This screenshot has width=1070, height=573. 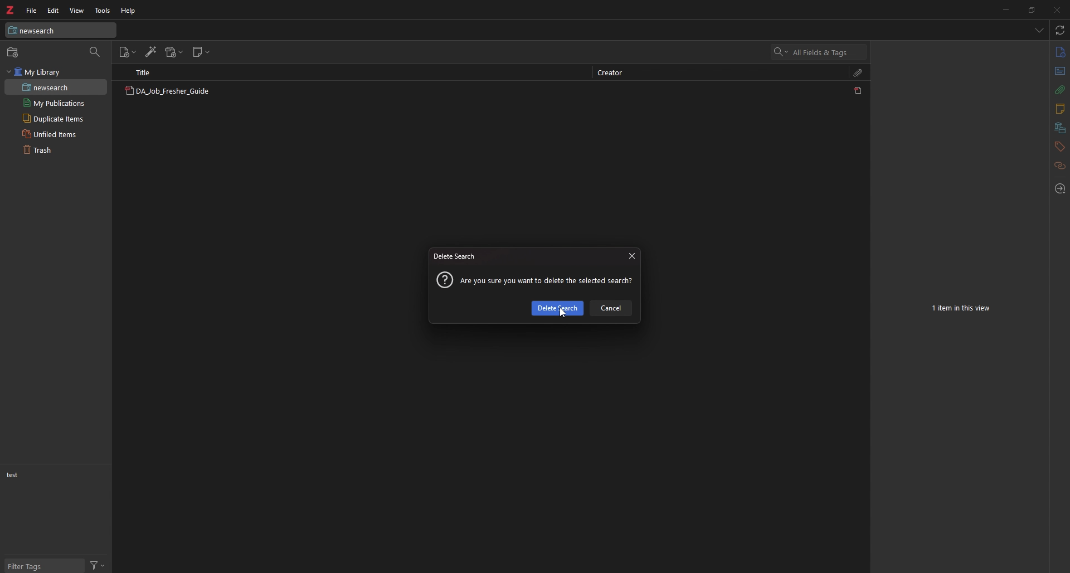 What do you see at coordinates (1059, 167) in the screenshot?
I see `Related` at bounding box center [1059, 167].